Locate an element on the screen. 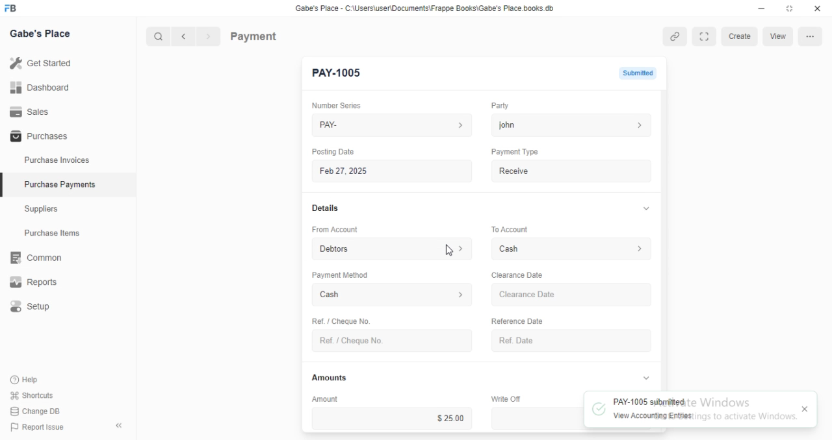  expand/collapse is located at coordinates (643, 209).